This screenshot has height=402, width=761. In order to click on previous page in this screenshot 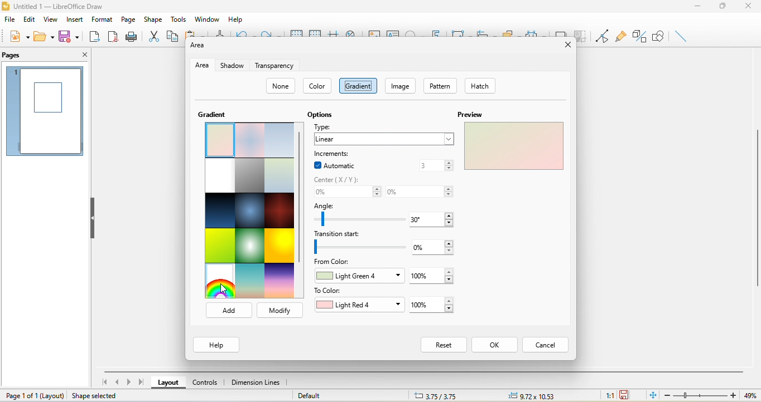, I will do `click(116, 382)`.